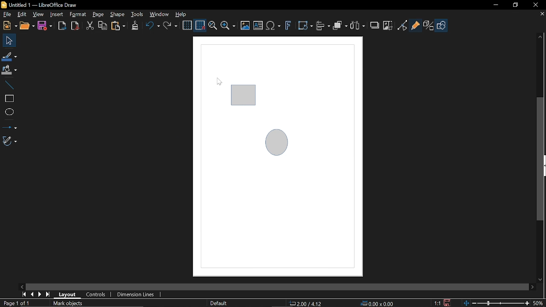  I want to click on Format, so click(78, 14).